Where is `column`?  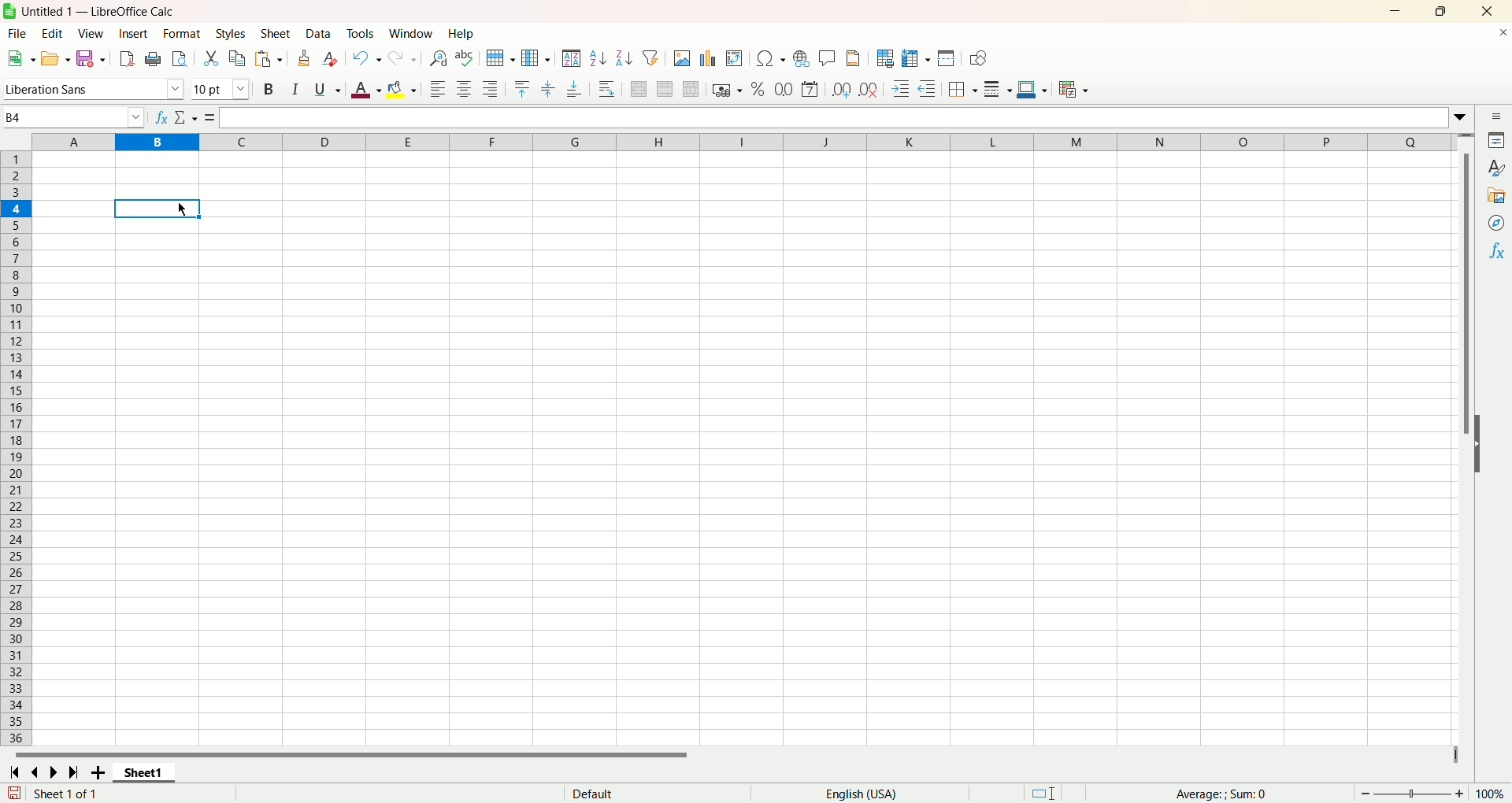
column is located at coordinates (535, 58).